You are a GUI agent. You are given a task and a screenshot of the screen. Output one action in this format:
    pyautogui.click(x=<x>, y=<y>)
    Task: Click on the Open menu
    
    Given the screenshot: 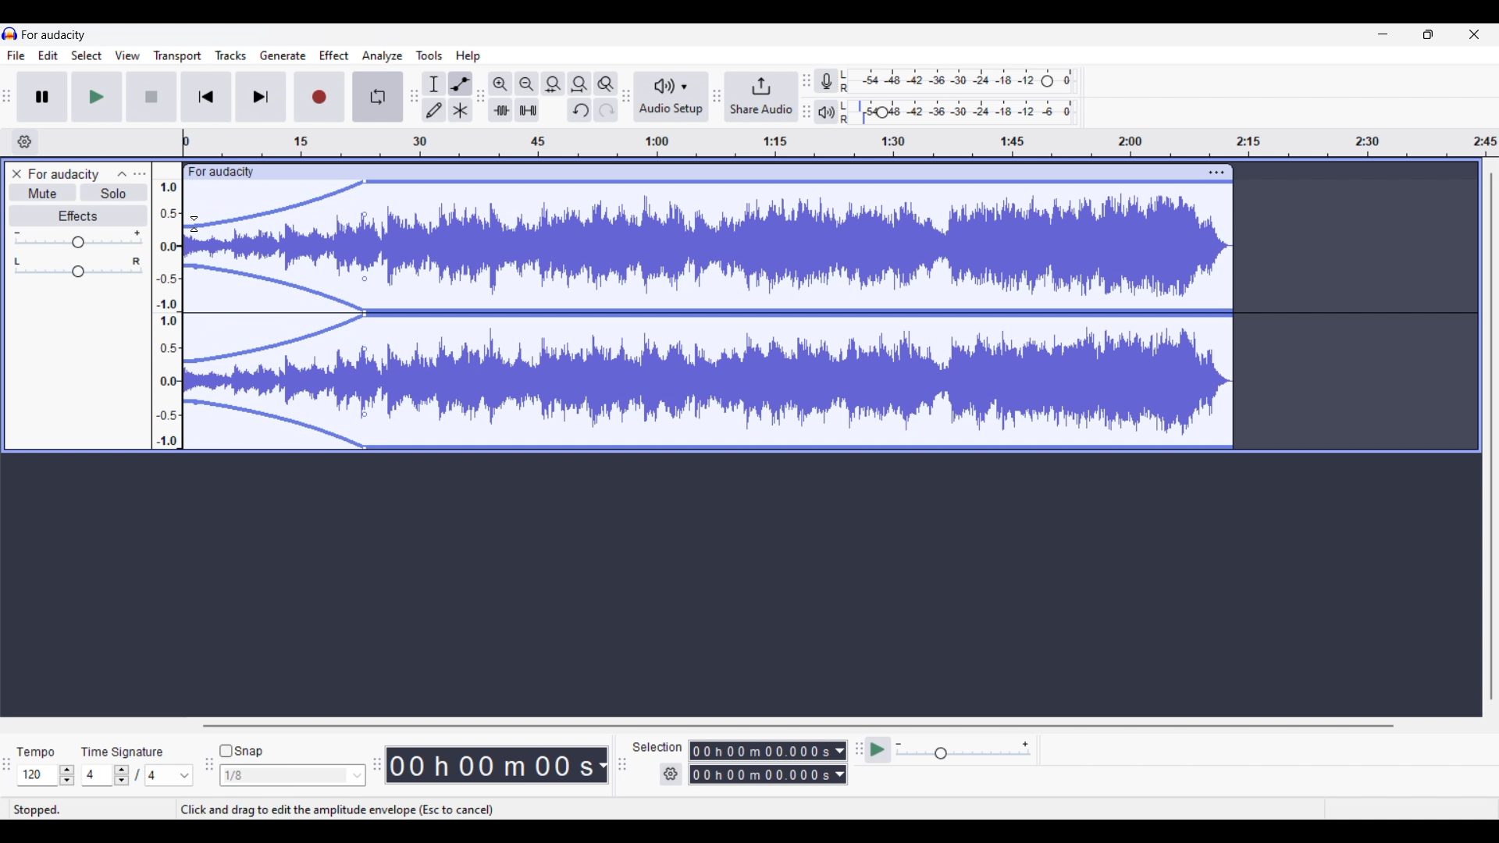 What is the action you would take?
    pyautogui.click(x=141, y=174)
    